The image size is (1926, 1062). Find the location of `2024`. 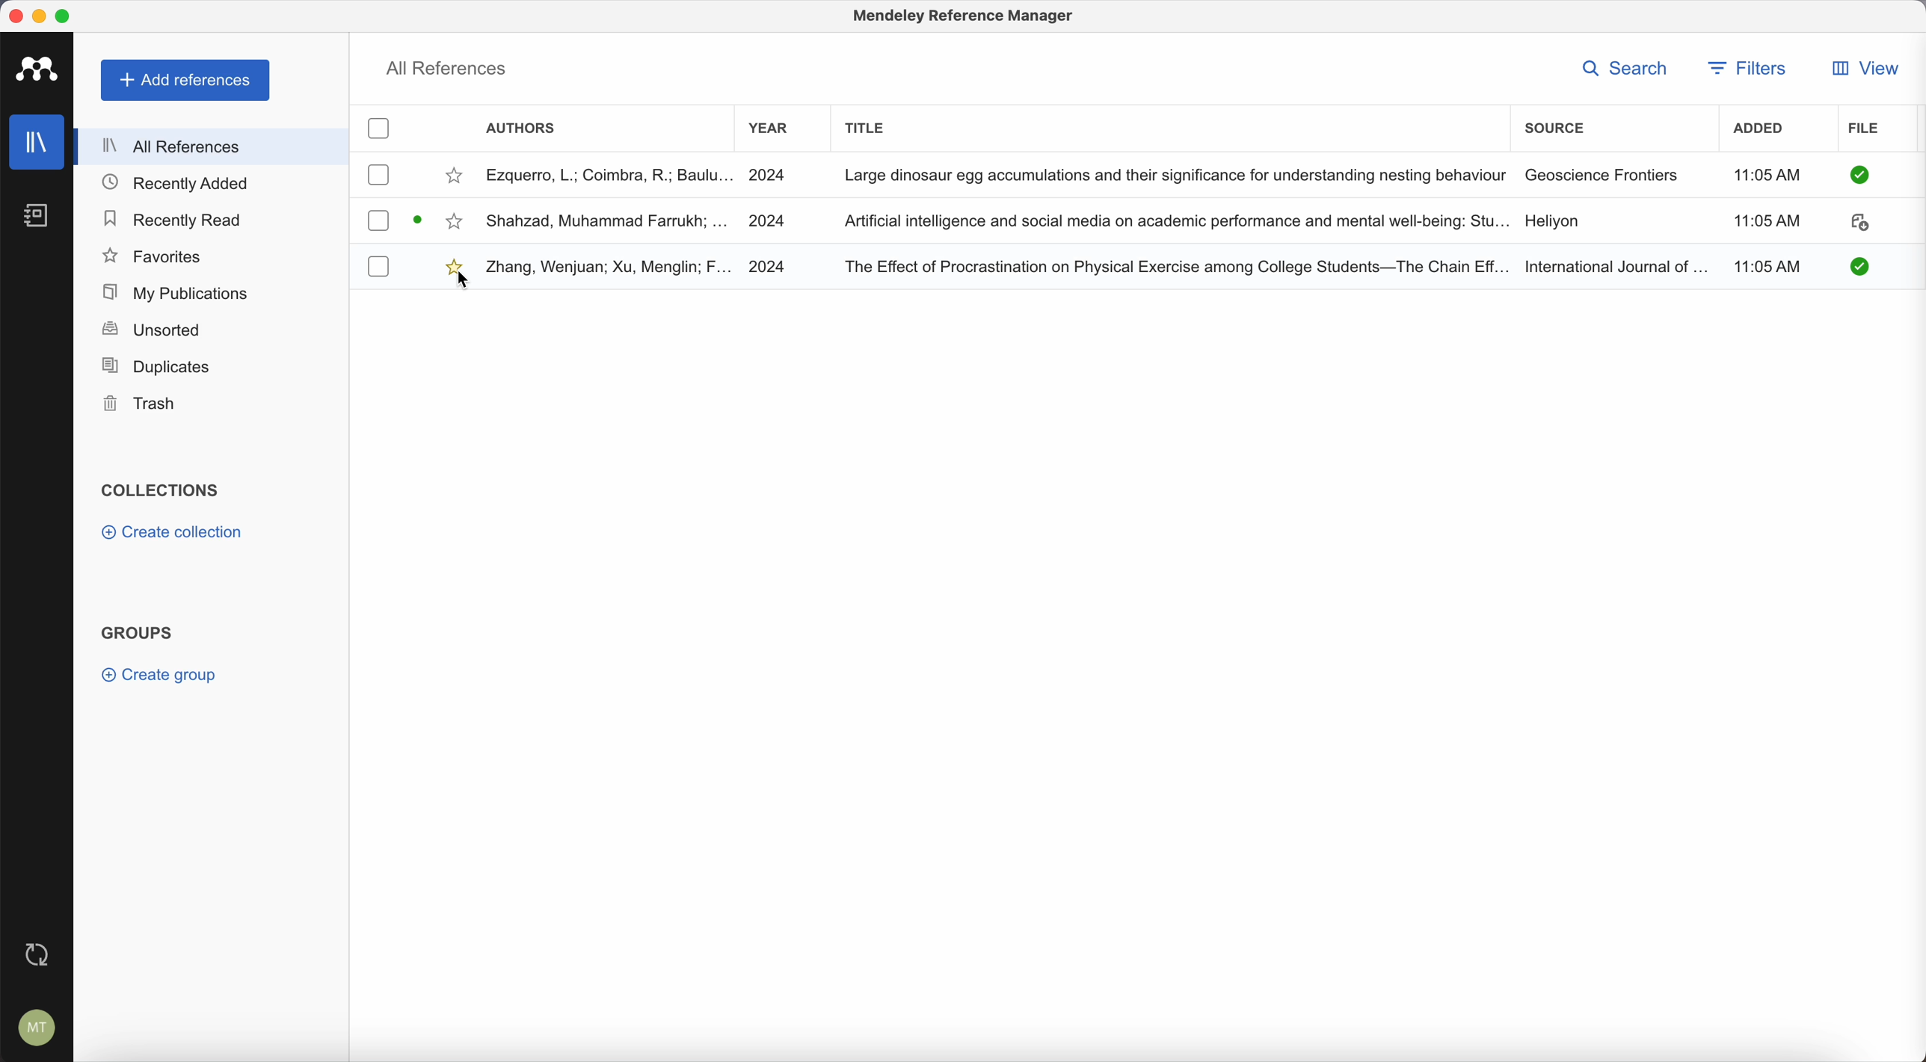

2024 is located at coordinates (768, 266).